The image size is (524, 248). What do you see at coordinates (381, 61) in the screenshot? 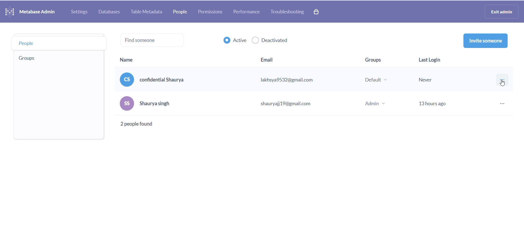
I see `group` at bounding box center [381, 61].